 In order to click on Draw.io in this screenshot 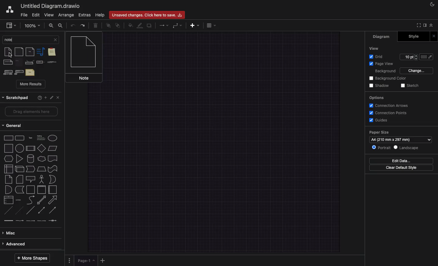, I will do `click(10, 9)`.